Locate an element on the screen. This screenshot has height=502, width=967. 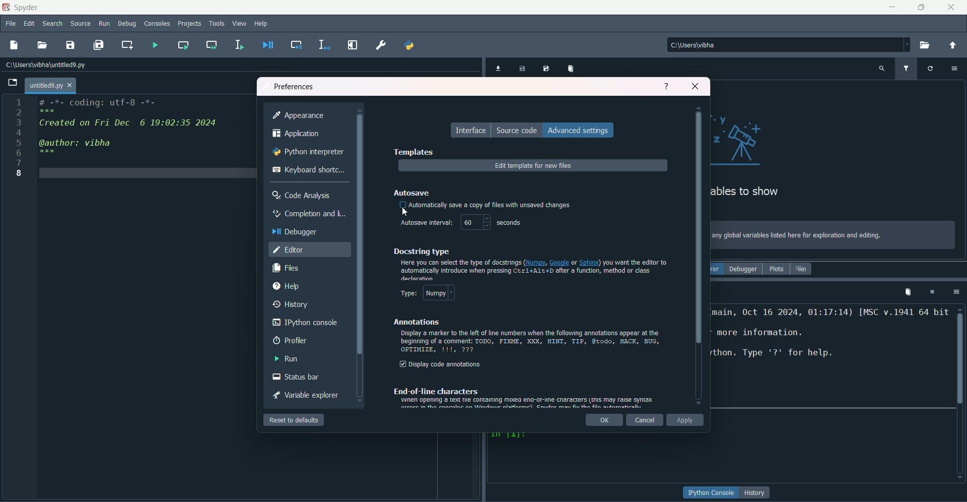
options is located at coordinates (956, 68).